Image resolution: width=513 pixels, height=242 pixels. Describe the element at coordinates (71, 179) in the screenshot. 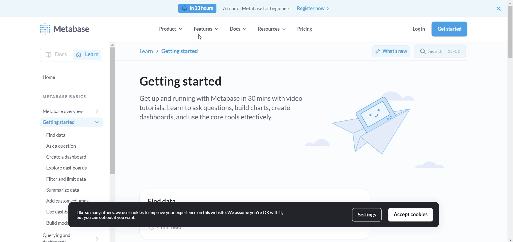

I see `filter and limit data` at that location.